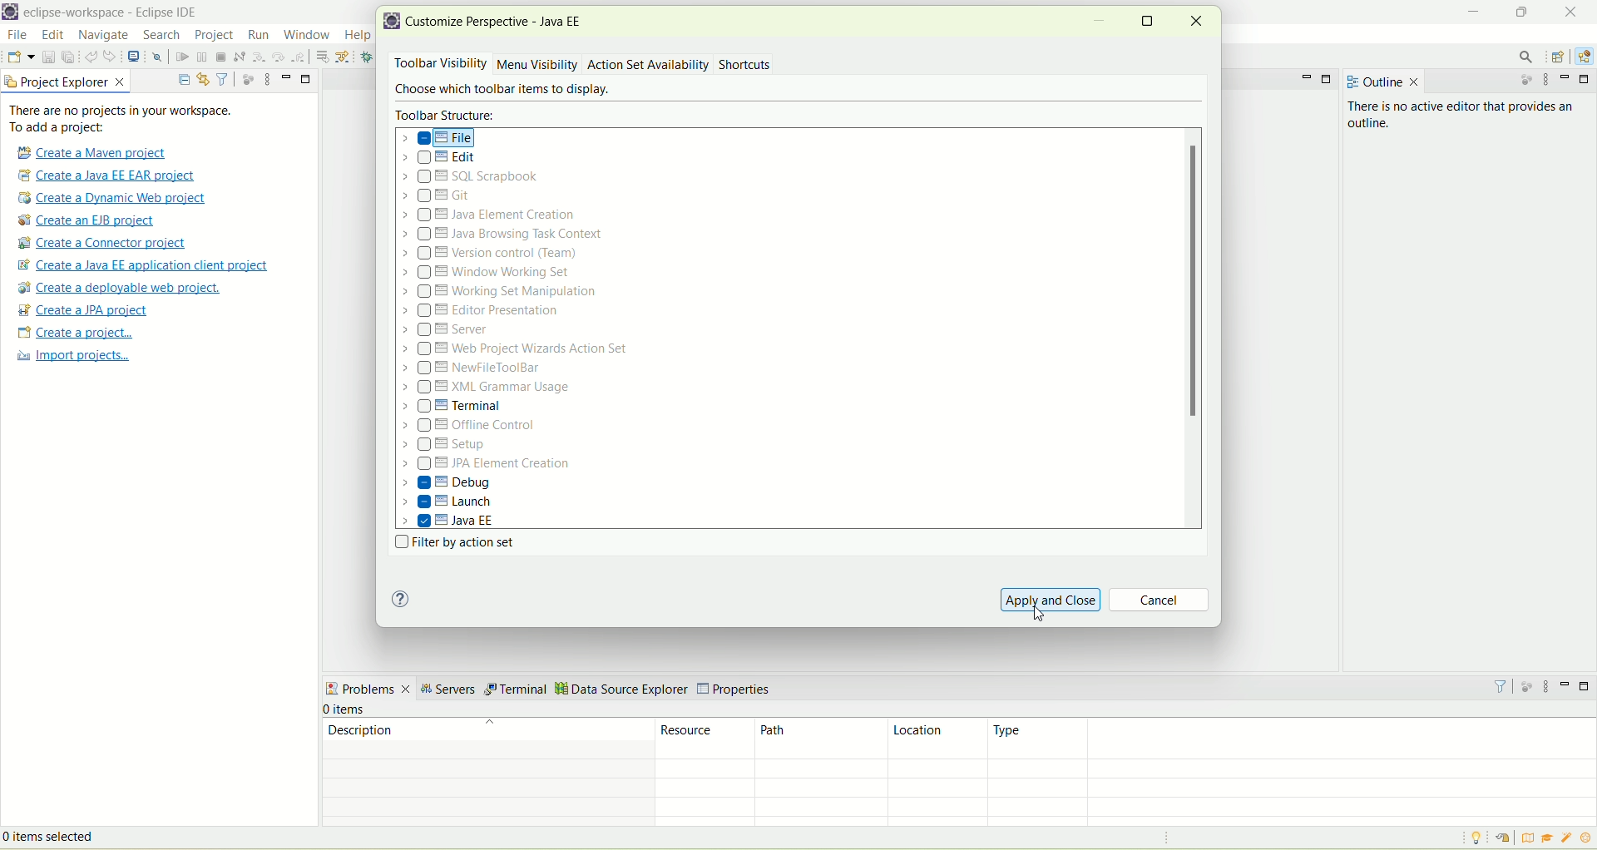 This screenshot has height=850, width=1597. What do you see at coordinates (131, 119) in the screenshot?
I see `text` at bounding box center [131, 119].